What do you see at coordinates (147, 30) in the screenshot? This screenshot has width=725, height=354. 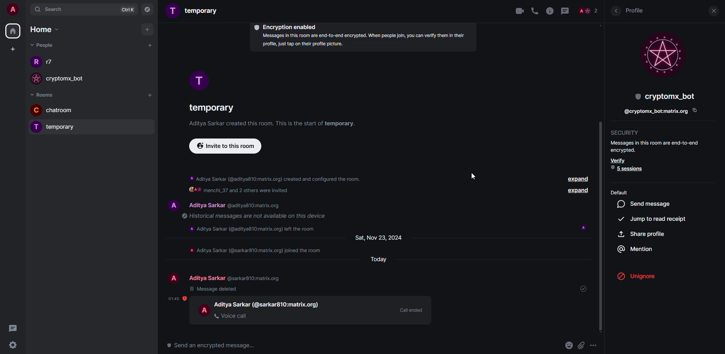 I see `add` at bounding box center [147, 30].